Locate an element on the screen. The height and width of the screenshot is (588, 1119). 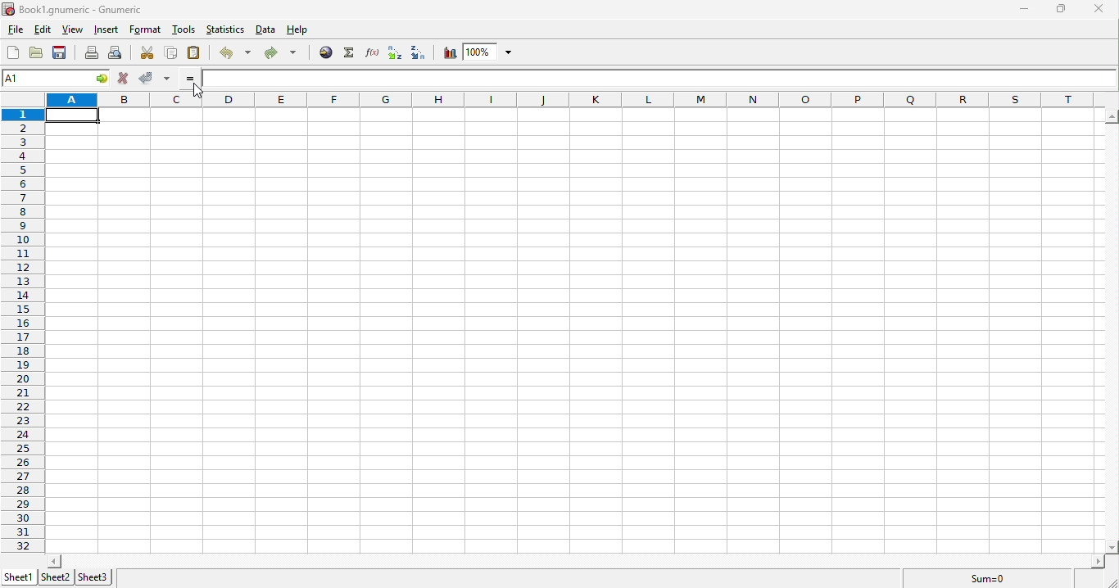
cell options is located at coordinates (102, 78).